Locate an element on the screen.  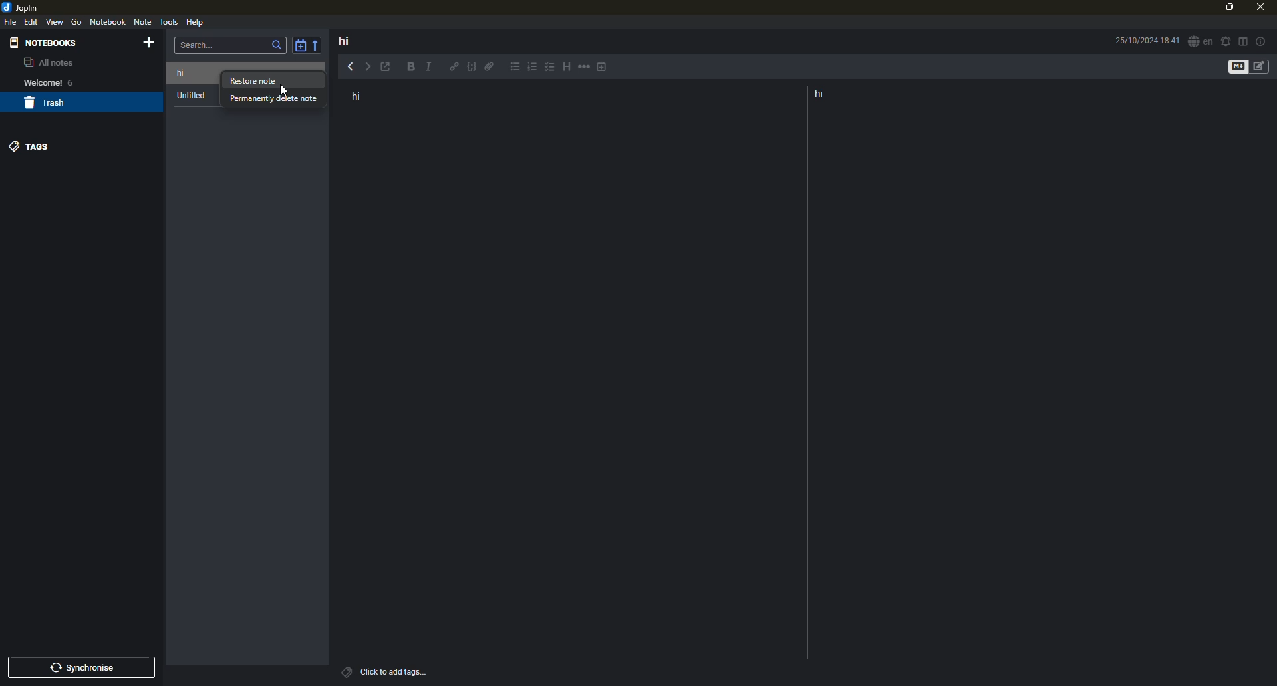
reverse sort order is located at coordinates (319, 44).